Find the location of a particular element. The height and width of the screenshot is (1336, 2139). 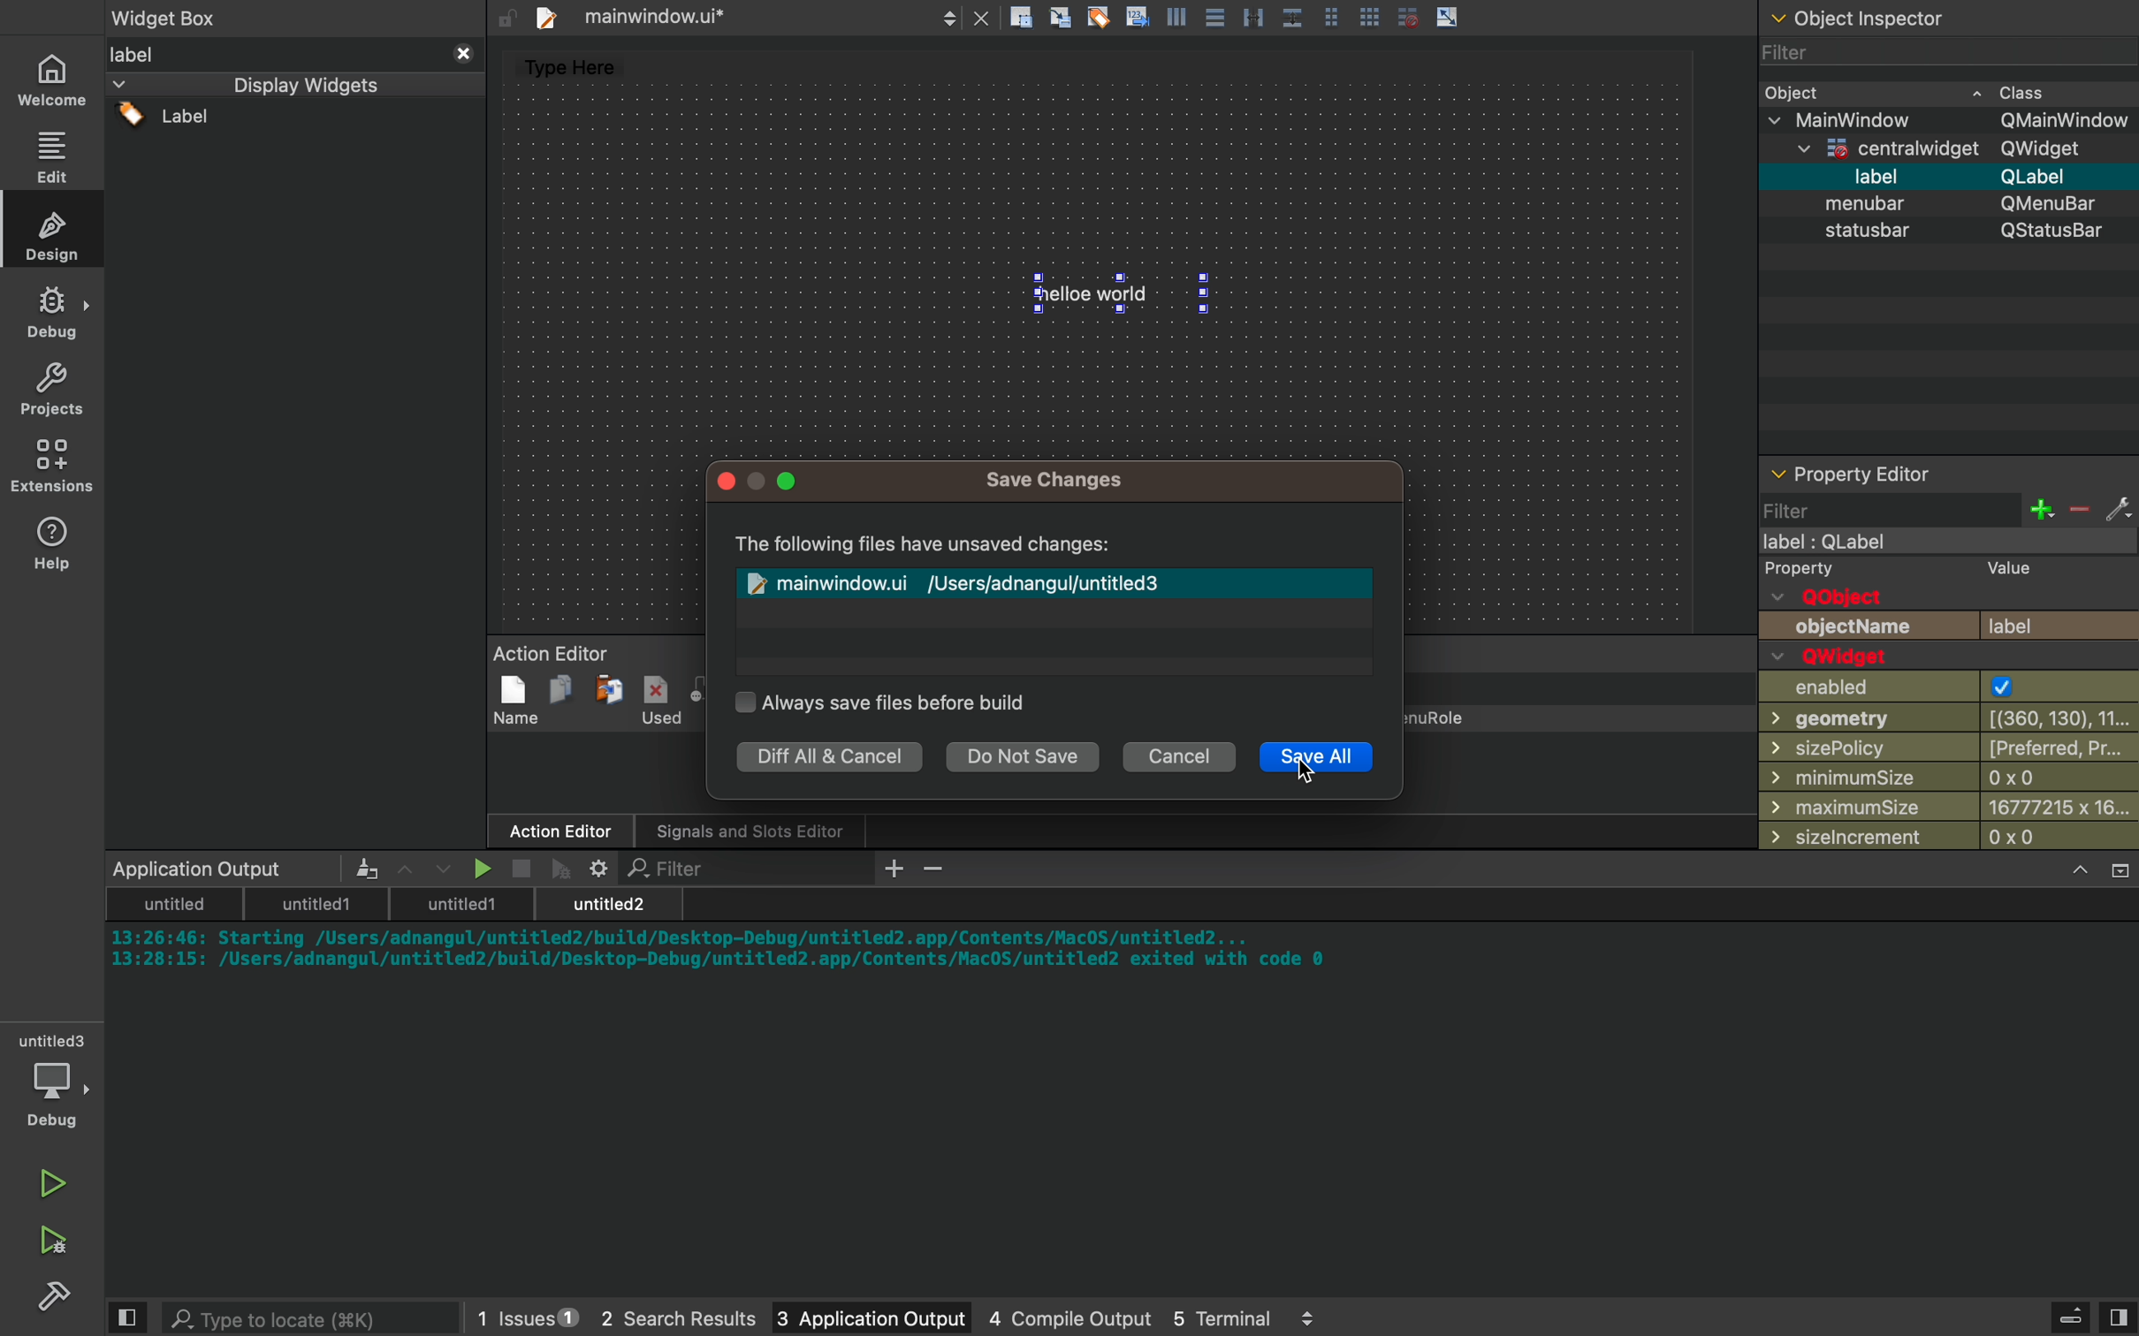

widget class is located at coordinates (1952, 91).